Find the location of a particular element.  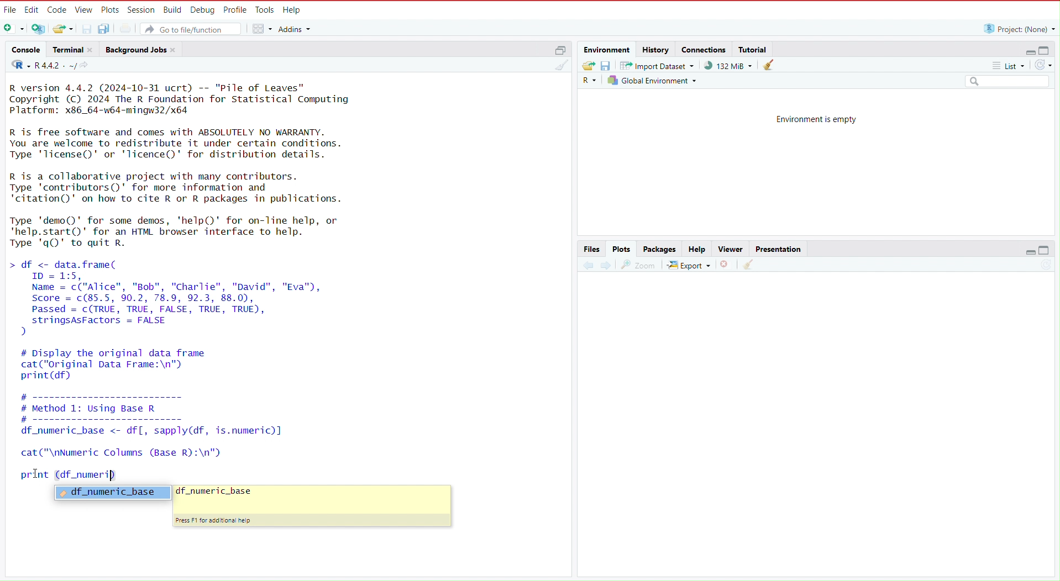

save all open documents is located at coordinates (105, 29).